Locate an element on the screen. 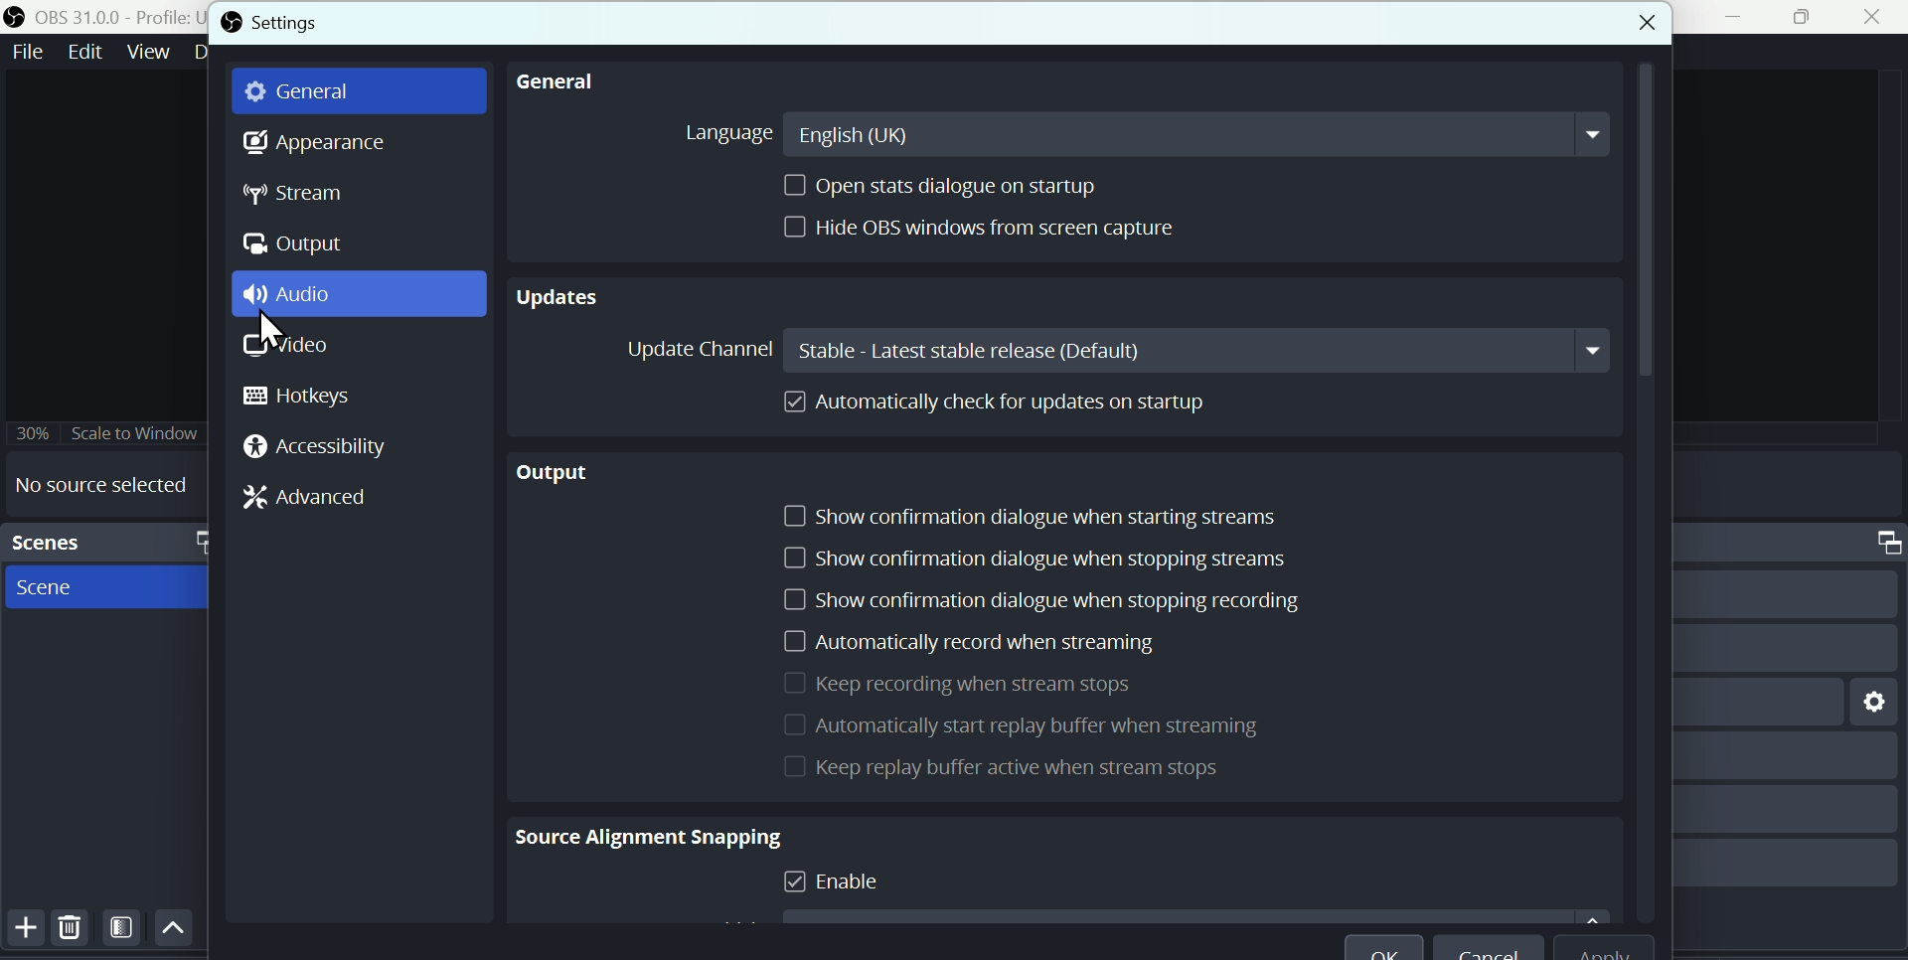  File is located at coordinates (27, 51).